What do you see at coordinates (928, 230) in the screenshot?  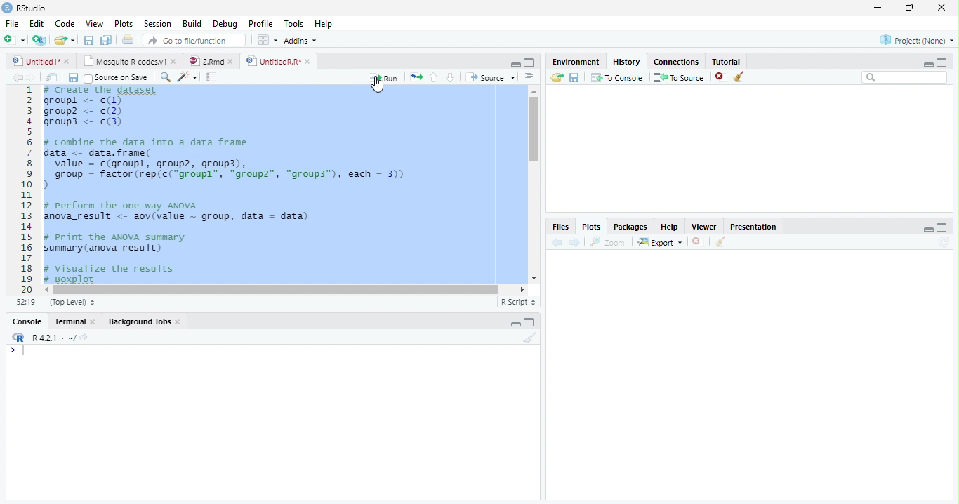 I see `Minimize` at bounding box center [928, 230].